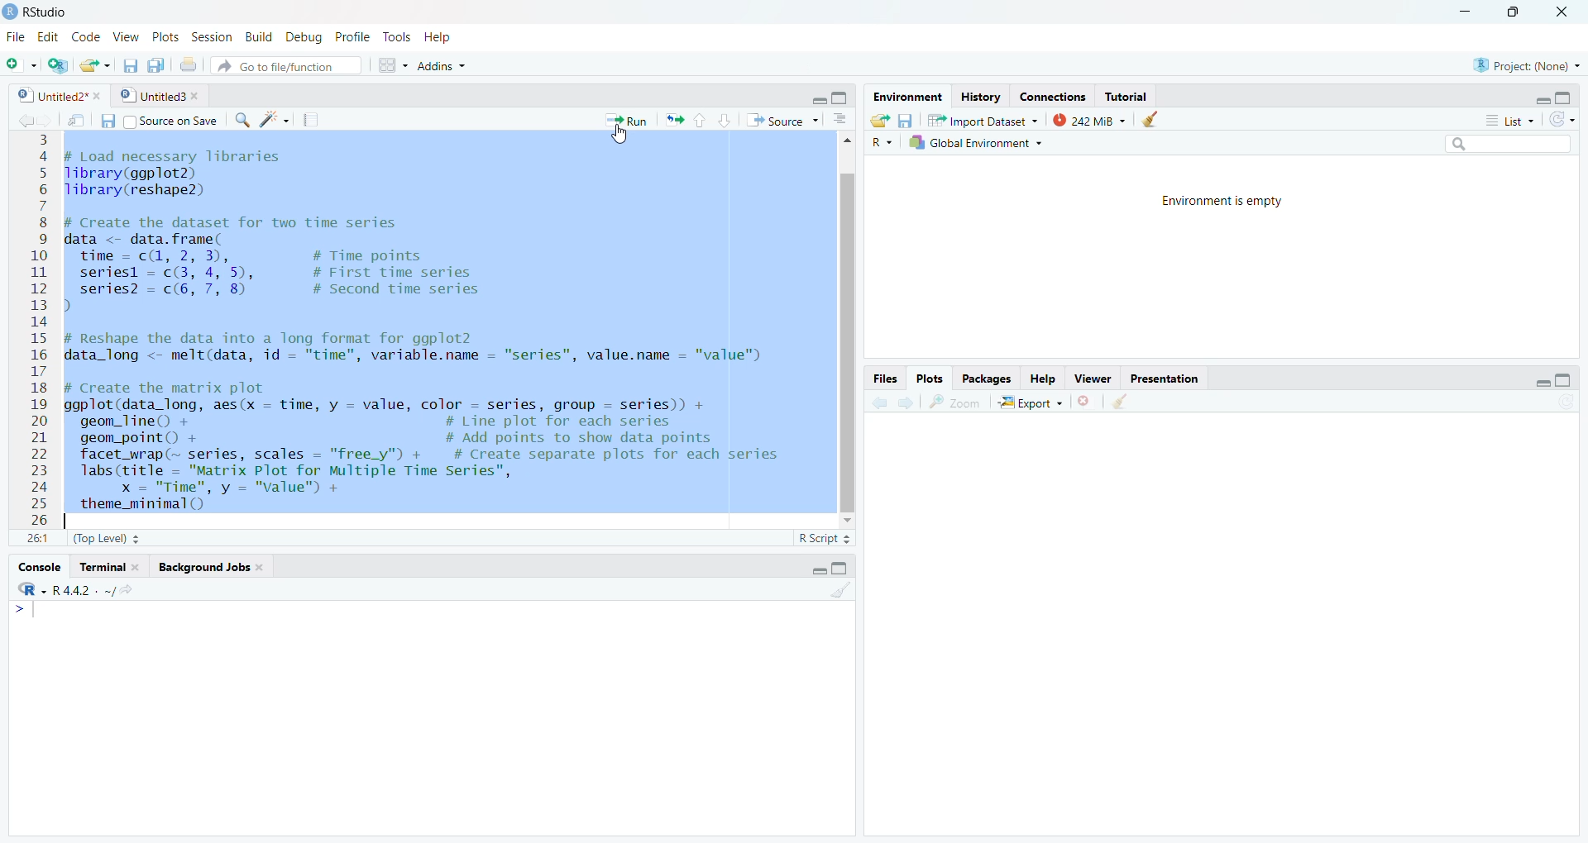 The height and width of the screenshot is (843, 1588). Describe the element at coordinates (211, 37) in the screenshot. I see `Session` at that location.